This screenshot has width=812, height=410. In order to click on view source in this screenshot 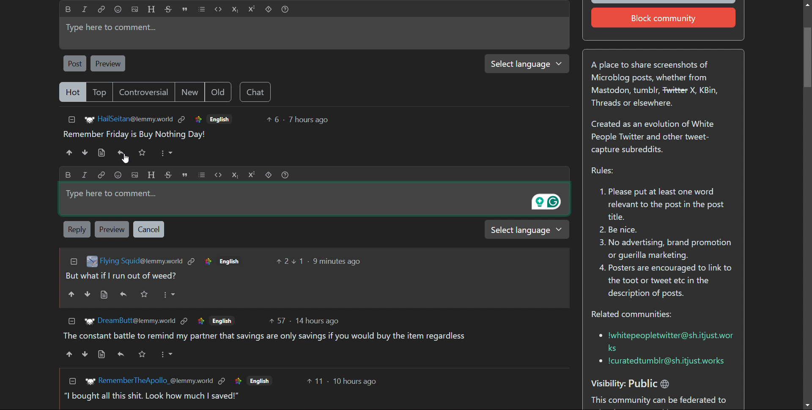, I will do `click(104, 295)`.